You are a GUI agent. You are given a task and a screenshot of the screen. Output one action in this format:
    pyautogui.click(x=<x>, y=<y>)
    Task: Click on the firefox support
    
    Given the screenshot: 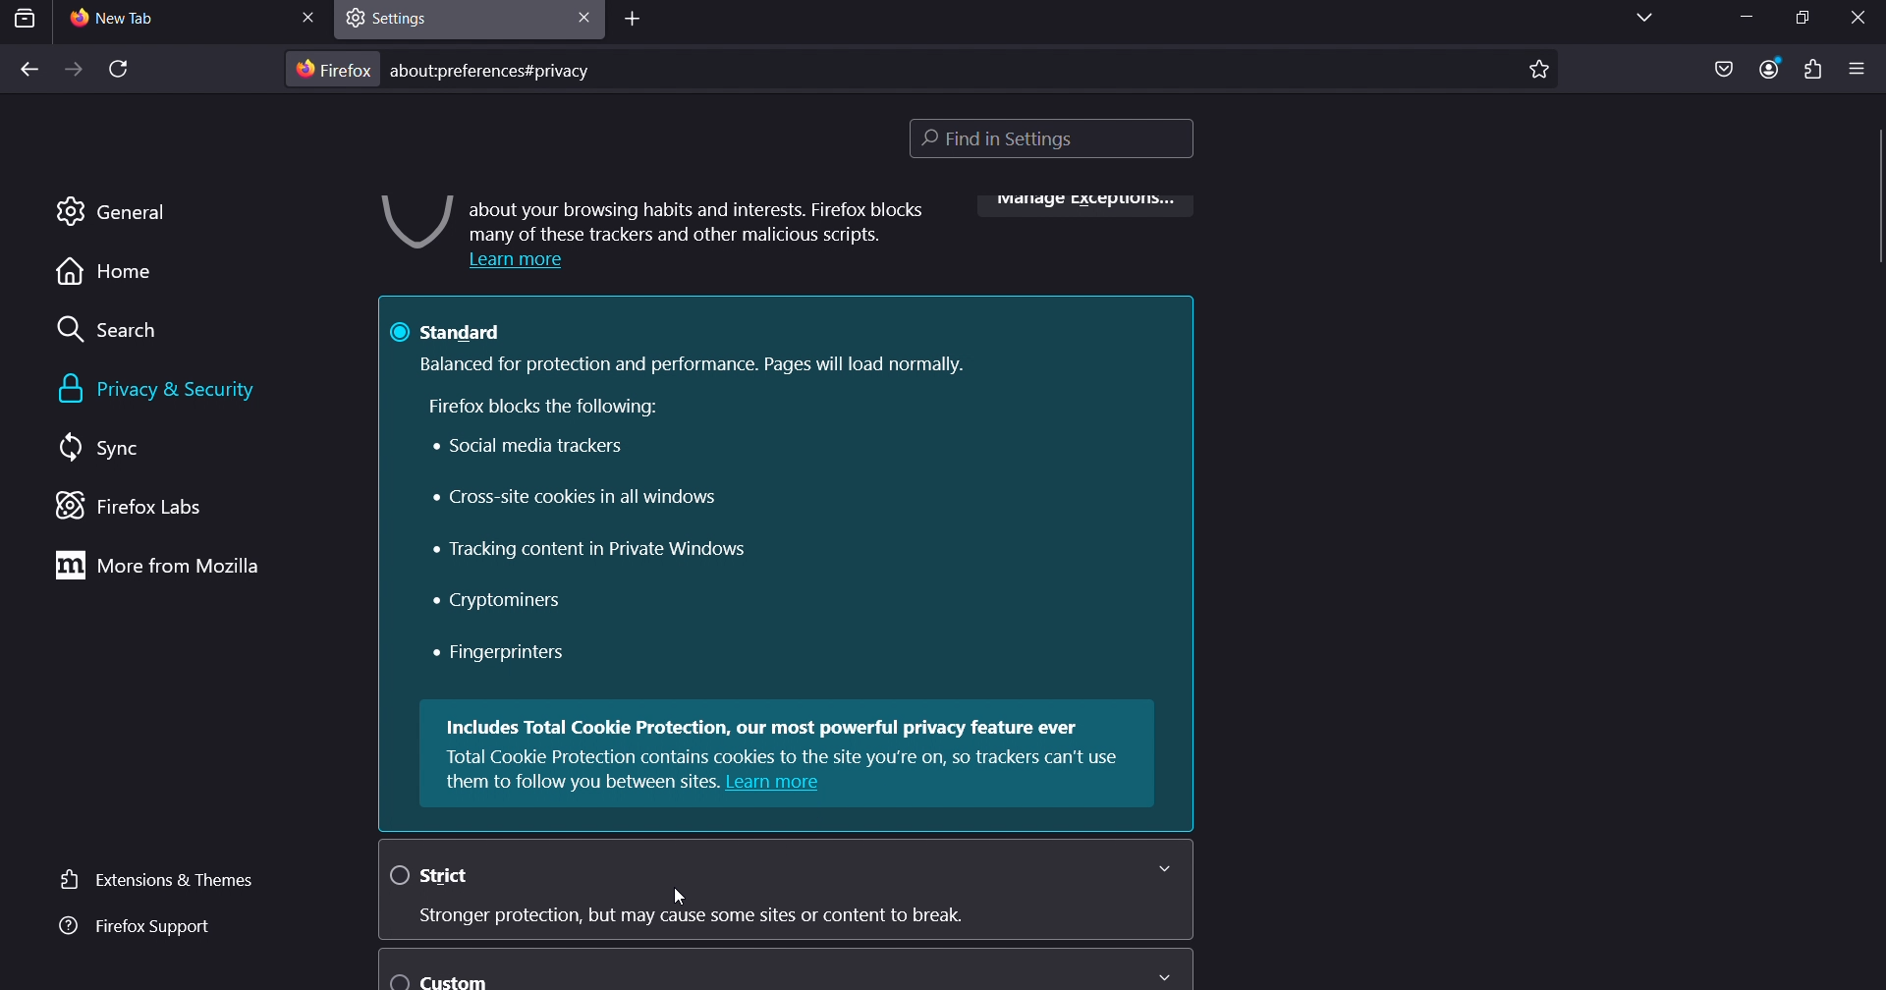 What is the action you would take?
    pyautogui.click(x=132, y=927)
    